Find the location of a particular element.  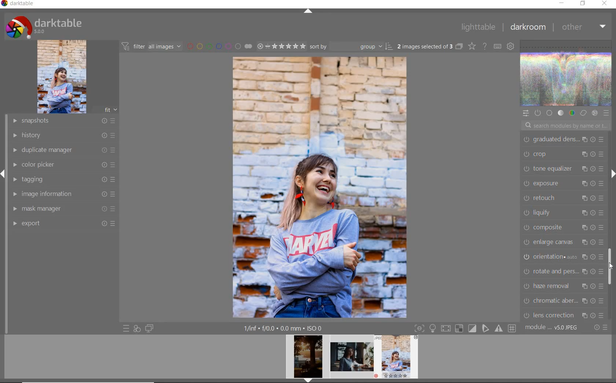

image information is located at coordinates (63, 193).